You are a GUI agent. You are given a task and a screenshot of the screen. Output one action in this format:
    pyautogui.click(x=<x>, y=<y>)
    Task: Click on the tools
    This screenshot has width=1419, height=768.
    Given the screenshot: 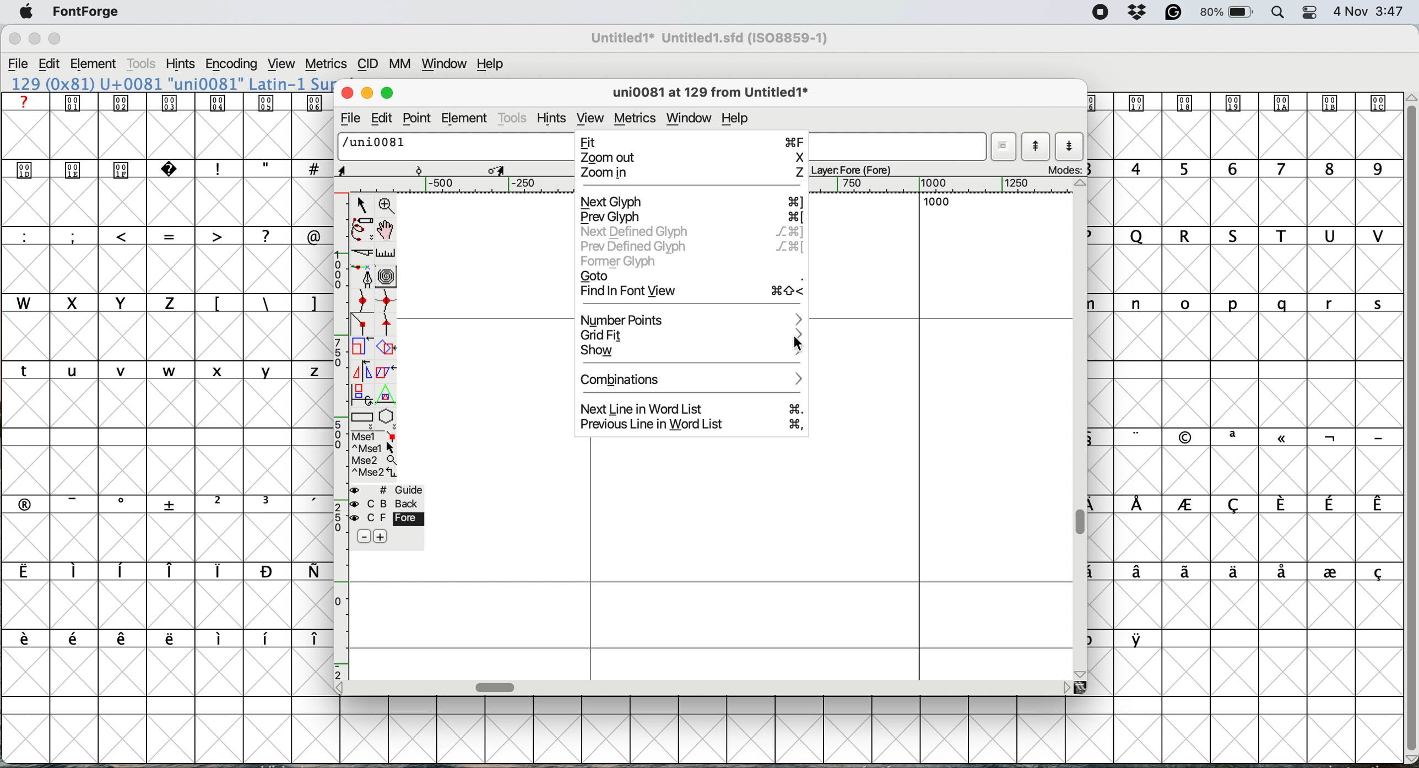 What is the action you would take?
    pyautogui.click(x=514, y=118)
    